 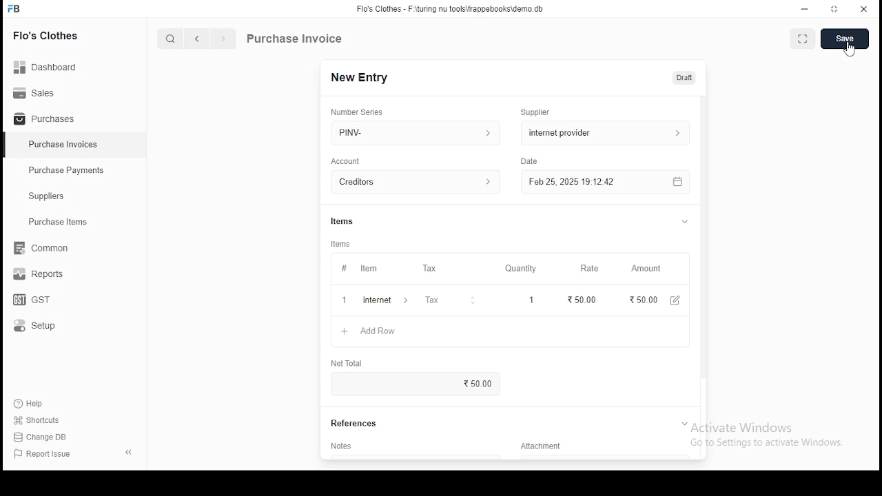 What do you see at coordinates (50, 196) in the screenshot?
I see `Suppliers` at bounding box center [50, 196].